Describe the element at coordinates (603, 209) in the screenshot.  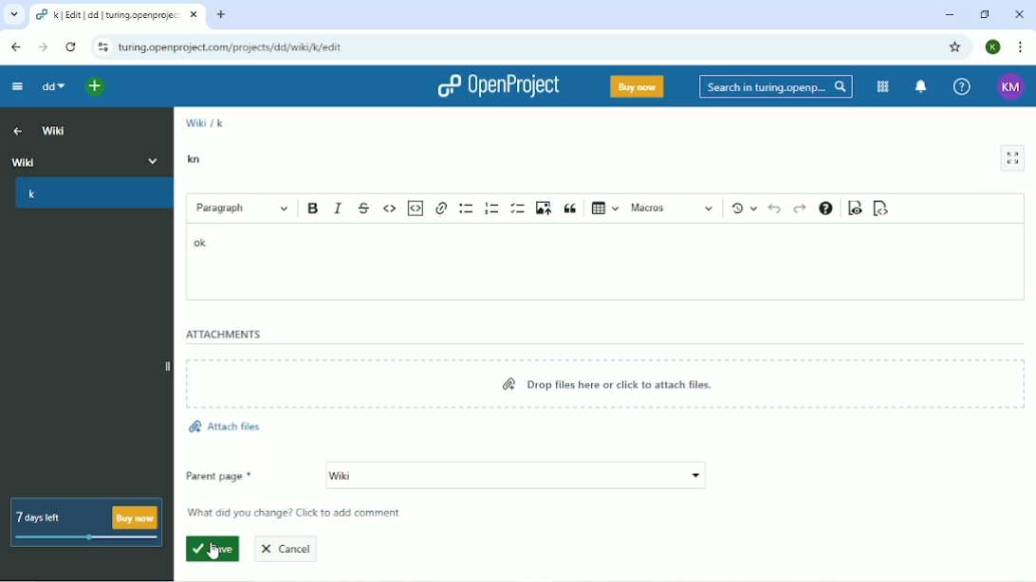
I see `Insert table` at that location.